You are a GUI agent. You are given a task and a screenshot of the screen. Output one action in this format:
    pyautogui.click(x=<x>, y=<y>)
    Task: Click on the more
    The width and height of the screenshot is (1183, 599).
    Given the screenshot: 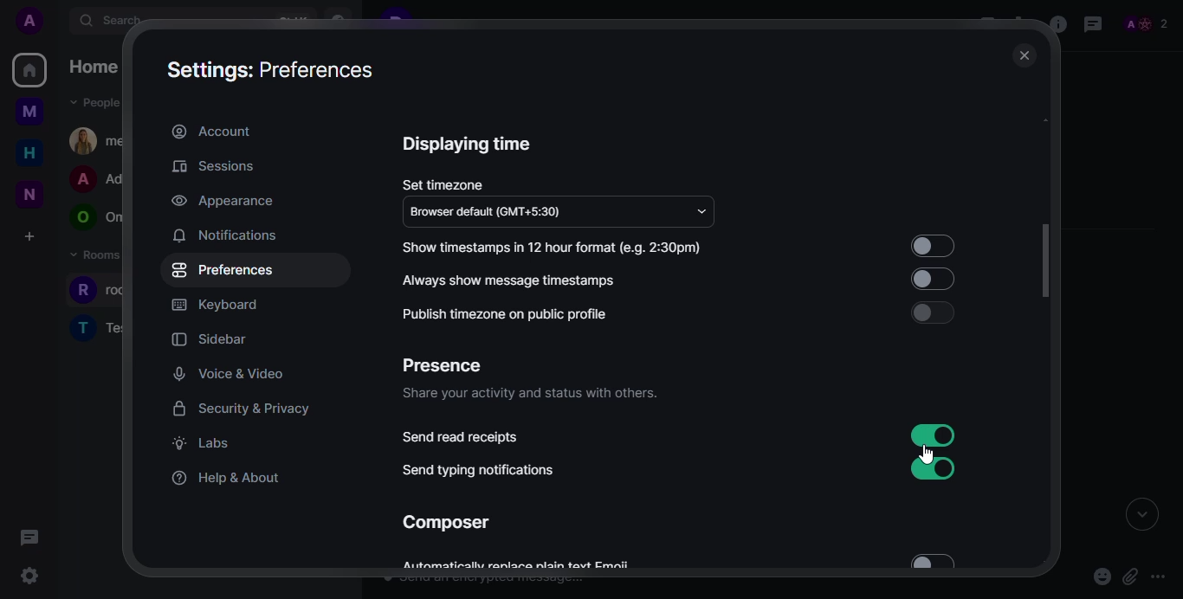 What is the action you would take?
    pyautogui.click(x=1159, y=573)
    